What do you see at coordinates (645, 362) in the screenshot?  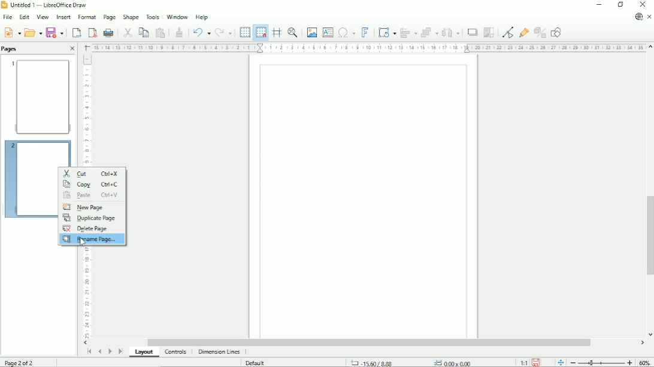 I see `Zoom factor` at bounding box center [645, 362].